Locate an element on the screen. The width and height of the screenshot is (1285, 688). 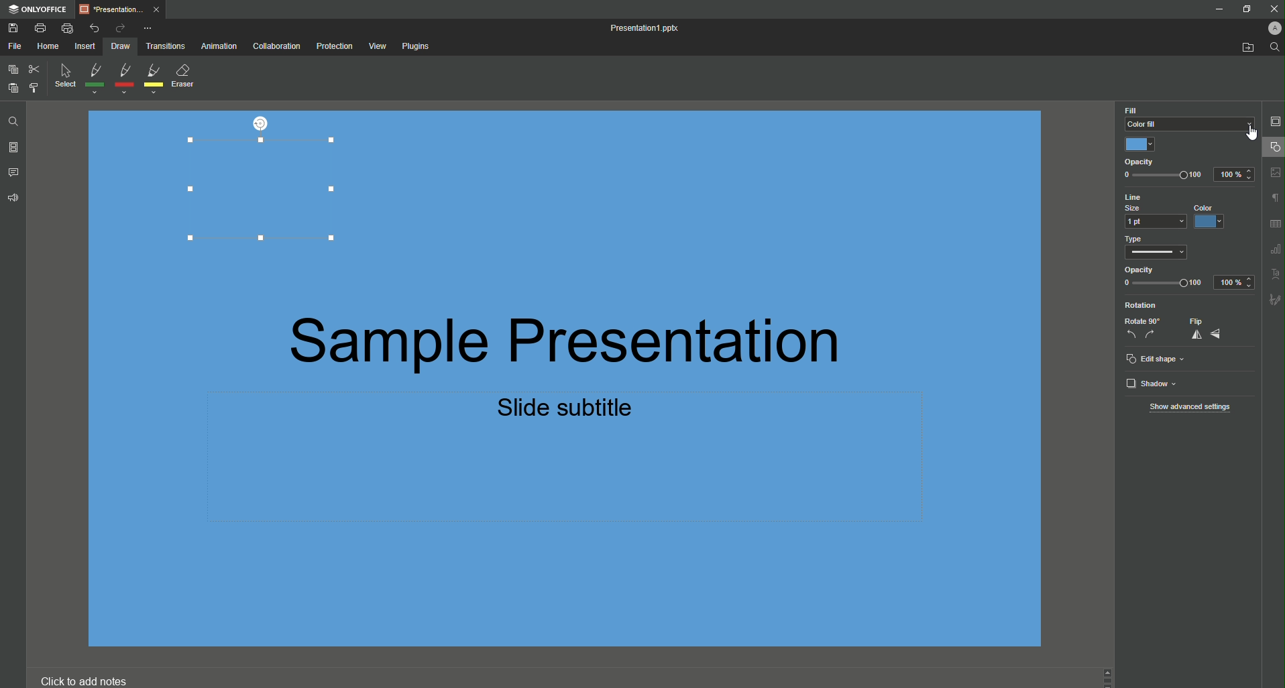
1 pt is located at coordinates (1155, 224).